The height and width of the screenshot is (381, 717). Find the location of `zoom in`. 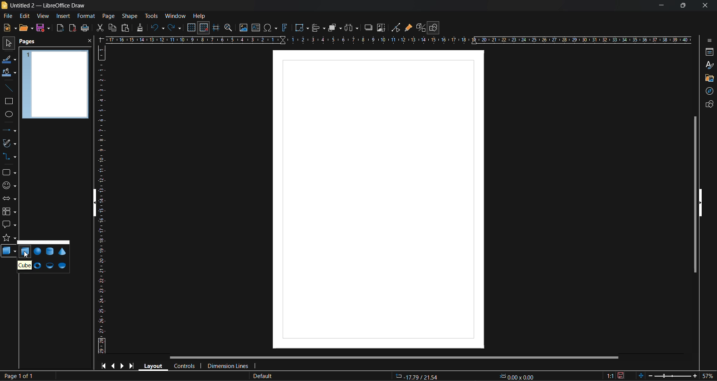

zoom in is located at coordinates (695, 376).